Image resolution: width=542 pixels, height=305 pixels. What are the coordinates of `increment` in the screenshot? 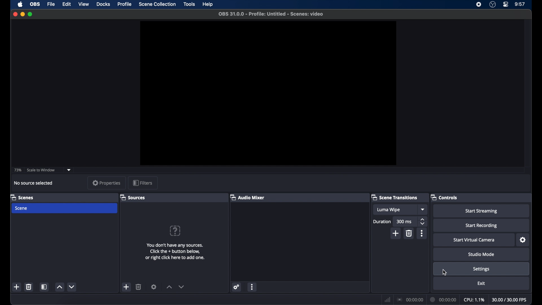 It's located at (169, 287).